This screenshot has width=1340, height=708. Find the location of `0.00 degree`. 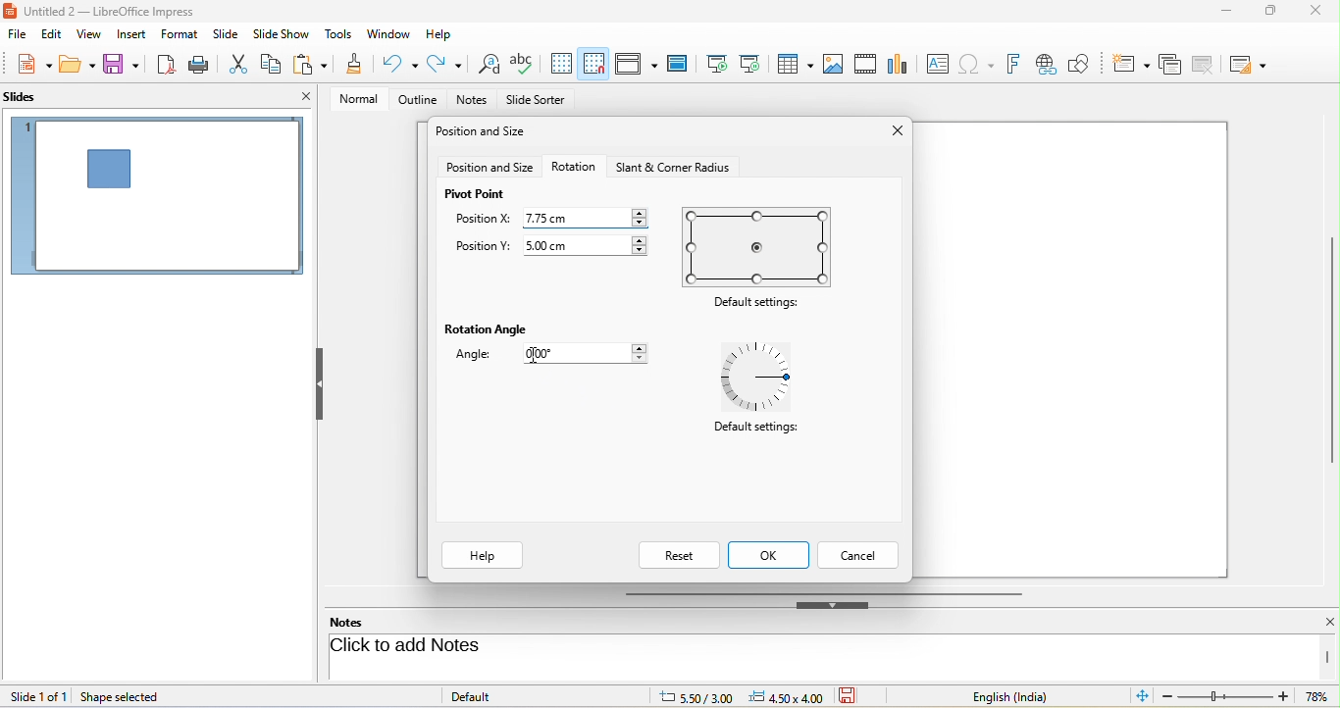

0.00 degree is located at coordinates (596, 353).